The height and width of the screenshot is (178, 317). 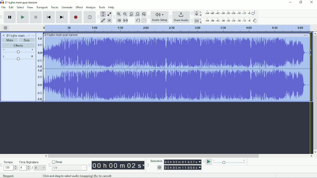 I want to click on Close, so click(x=311, y=2).